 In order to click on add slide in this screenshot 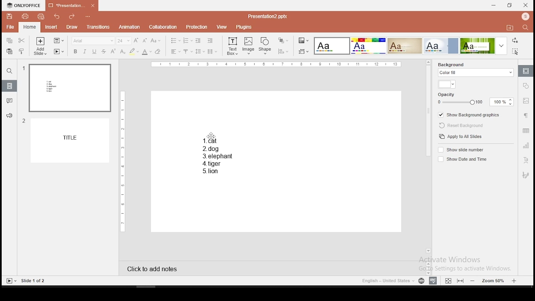, I will do `click(41, 46)`.